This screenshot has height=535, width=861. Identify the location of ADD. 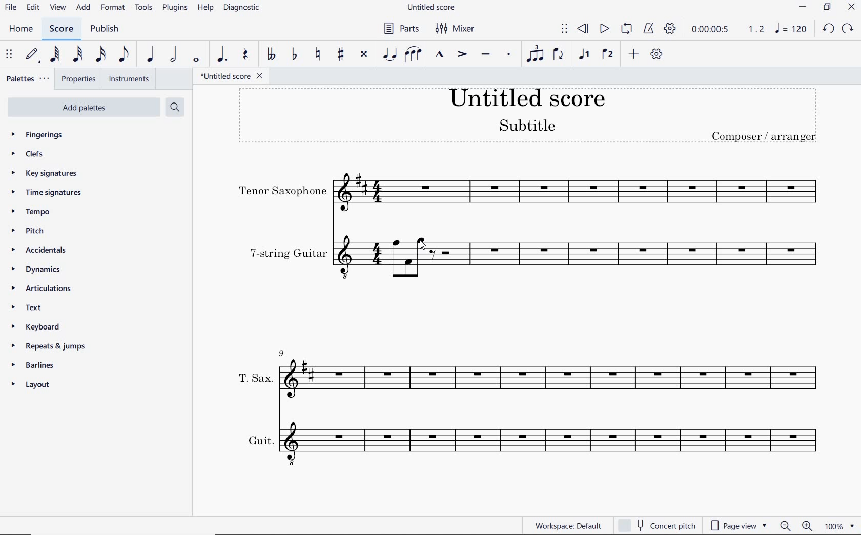
(85, 8).